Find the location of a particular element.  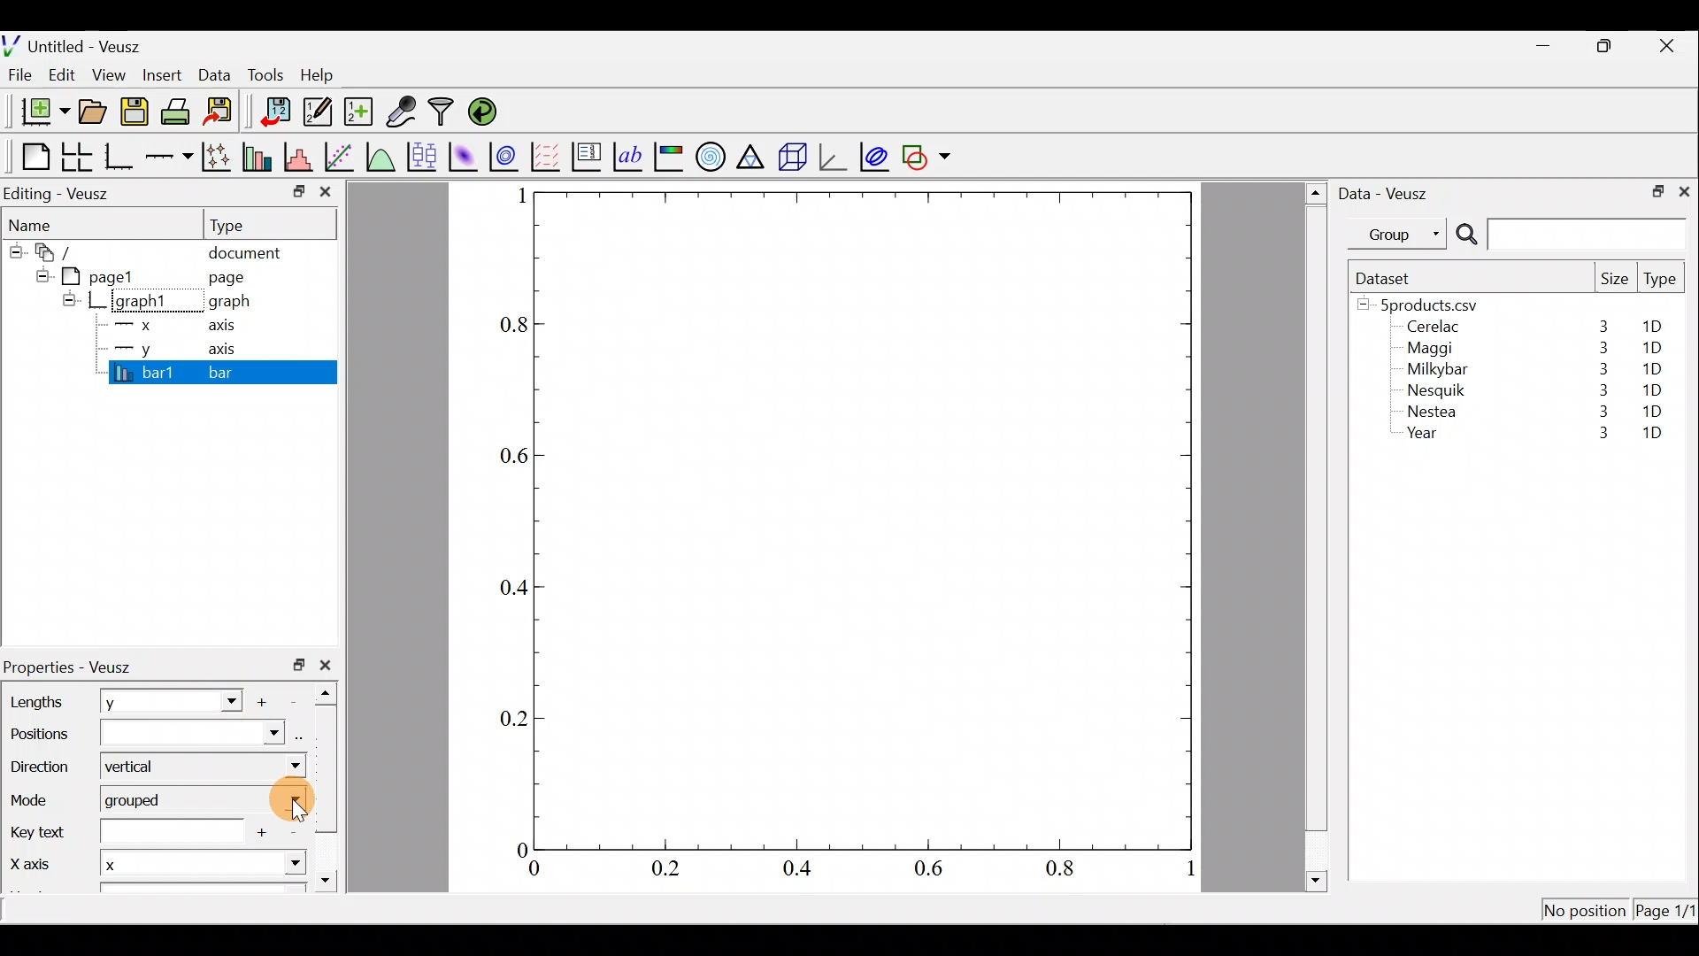

graph plot area is located at coordinates (865, 519).